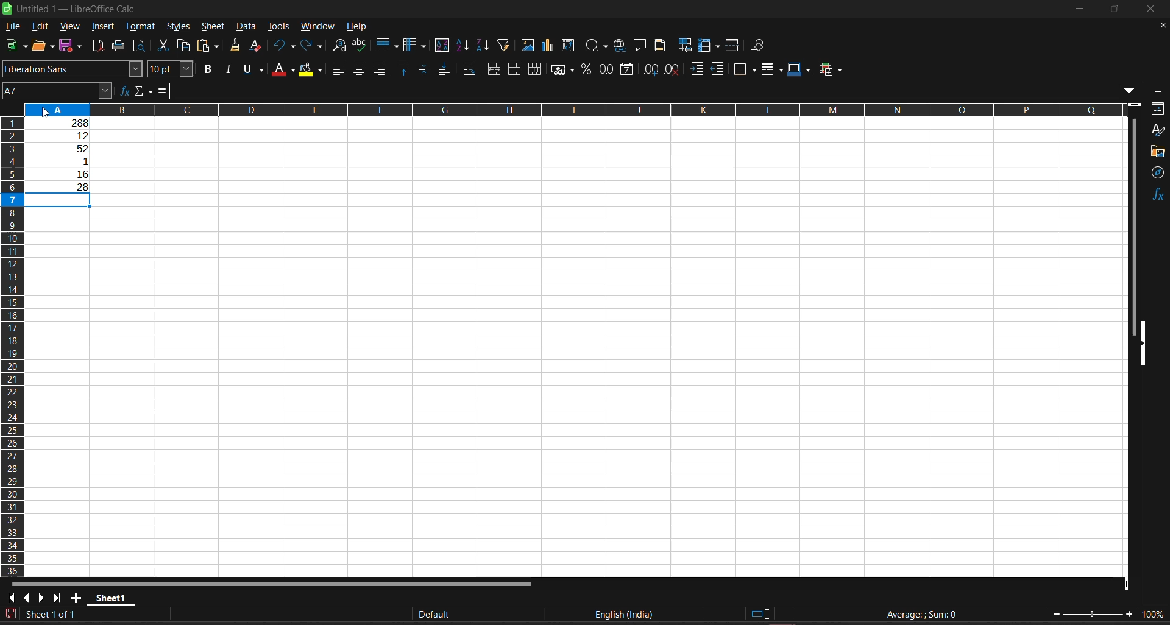 This screenshot has height=625, width=1170. Describe the element at coordinates (470, 69) in the screenshot. I see `wrap text` at that location.